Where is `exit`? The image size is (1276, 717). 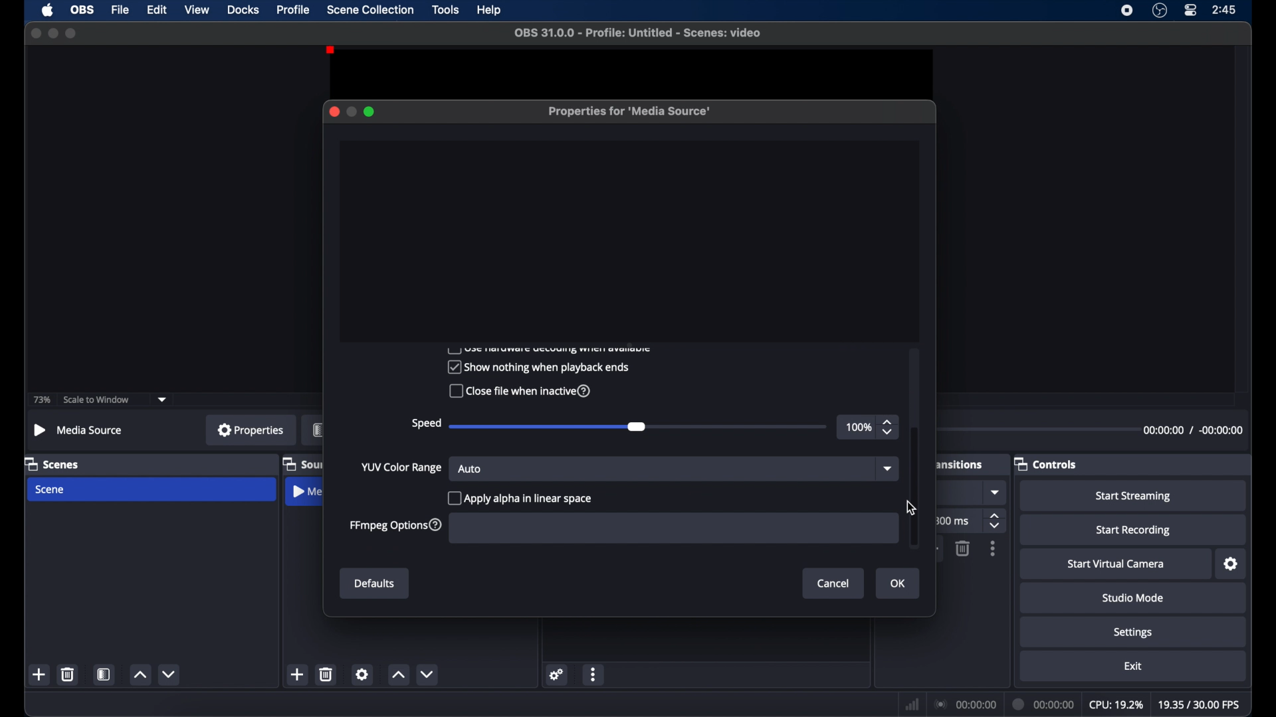 exit is located at coordinates (1133, 666).